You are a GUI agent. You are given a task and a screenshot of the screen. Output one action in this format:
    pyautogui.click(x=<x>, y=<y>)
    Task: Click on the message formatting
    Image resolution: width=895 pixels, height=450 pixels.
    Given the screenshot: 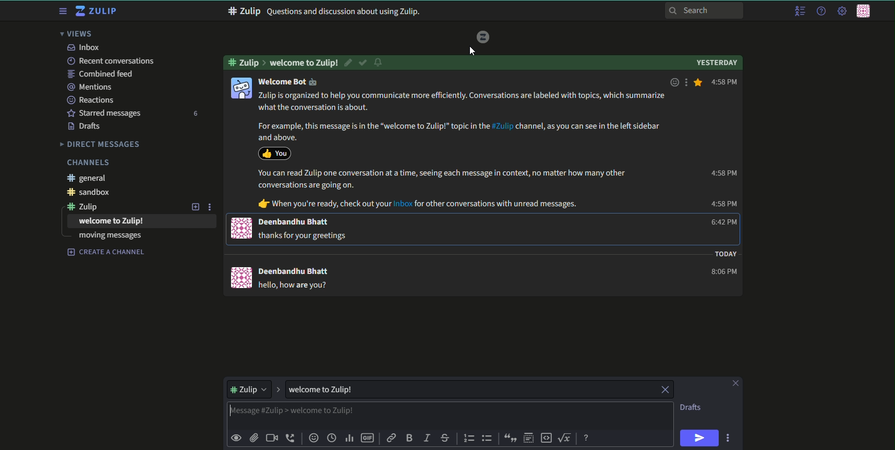 What is the action you would take?
    pyautogui.click(x=587, y=436)
    